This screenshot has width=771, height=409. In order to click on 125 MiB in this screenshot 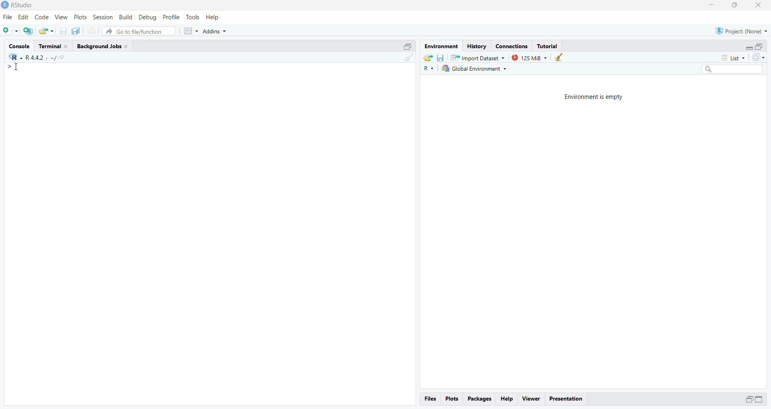, I will do `click(528, 58)`.